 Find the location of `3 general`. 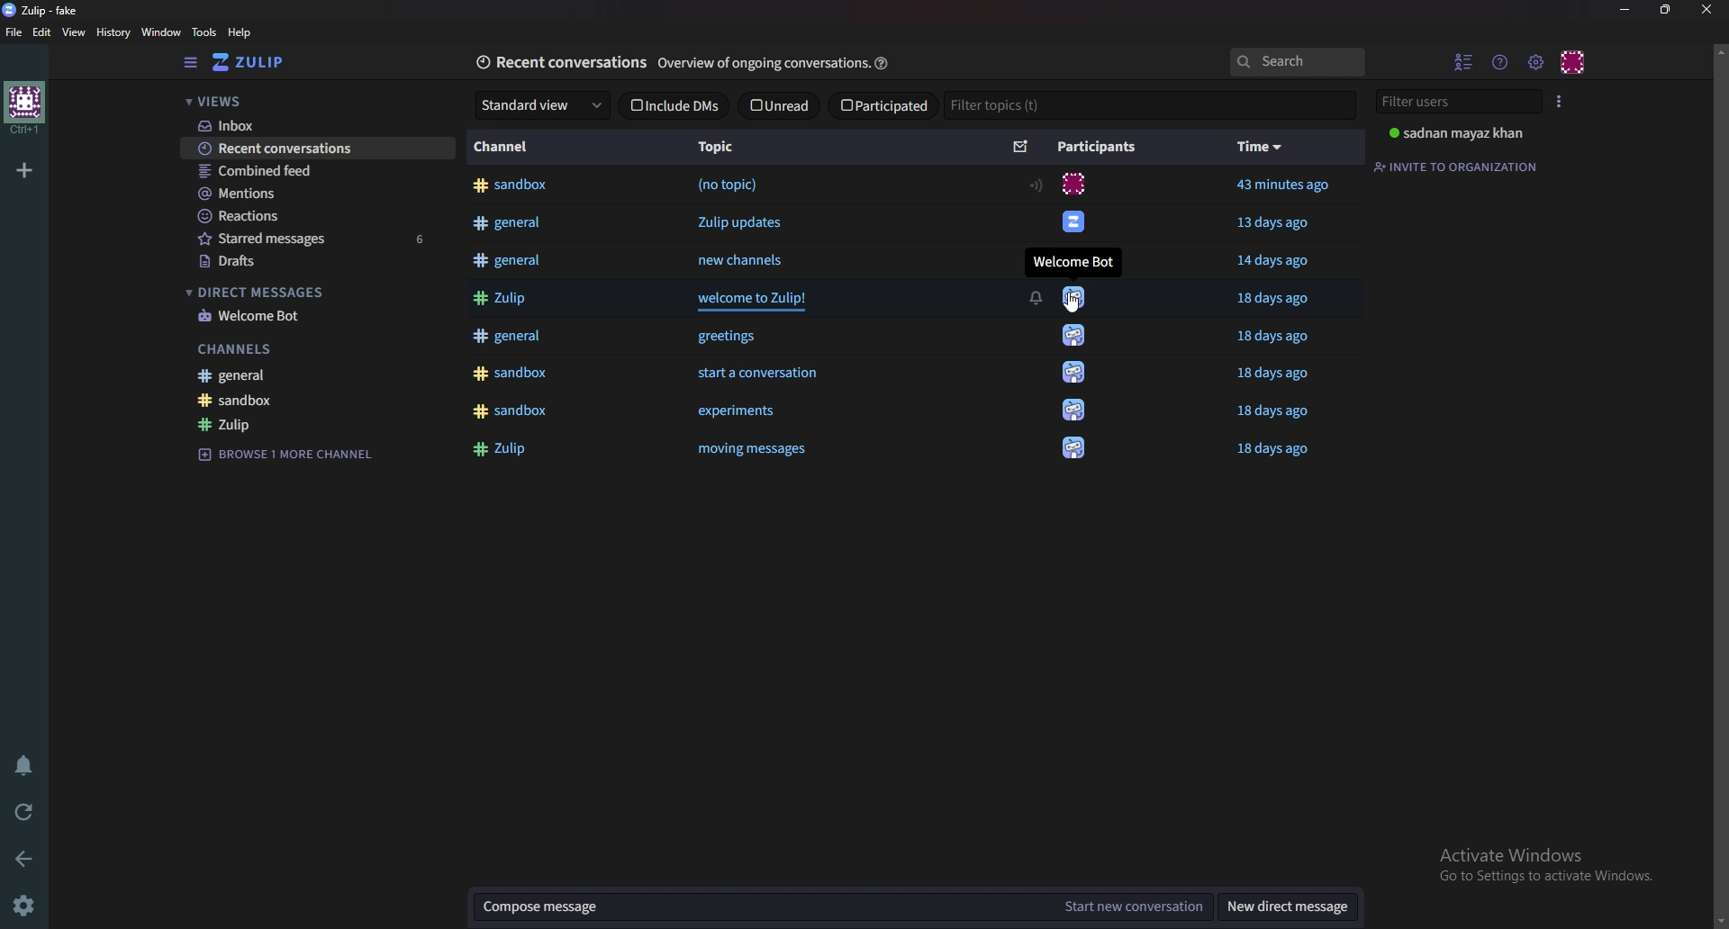

3 general is located at coordinates (510, 335).